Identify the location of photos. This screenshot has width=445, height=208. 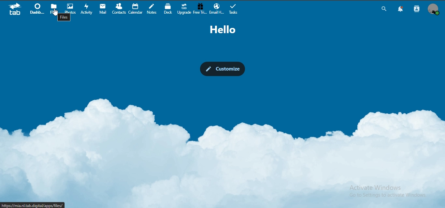
(71, 8).